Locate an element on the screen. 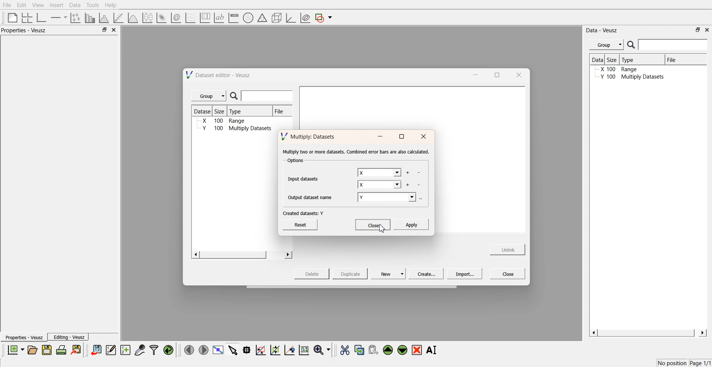  3d graph is located at coordinates (290, 18).